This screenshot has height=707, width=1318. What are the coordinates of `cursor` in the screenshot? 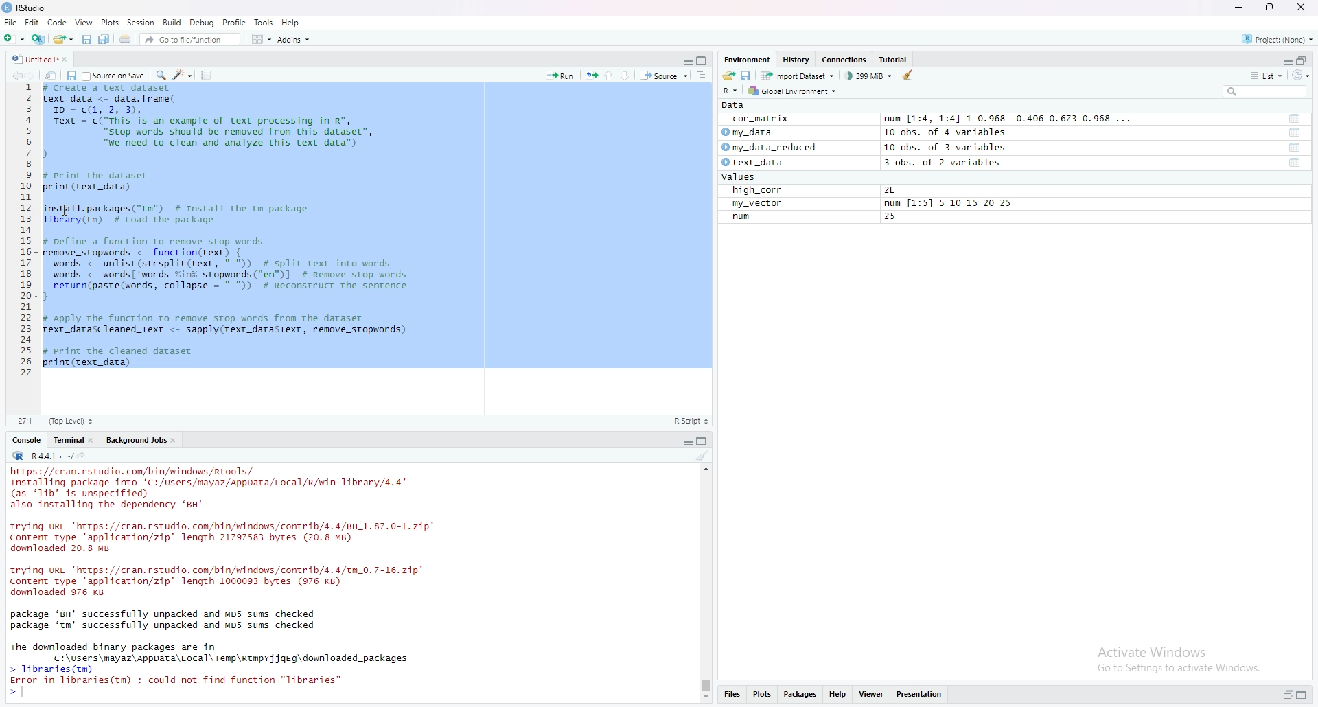 It's located at (68, 211).